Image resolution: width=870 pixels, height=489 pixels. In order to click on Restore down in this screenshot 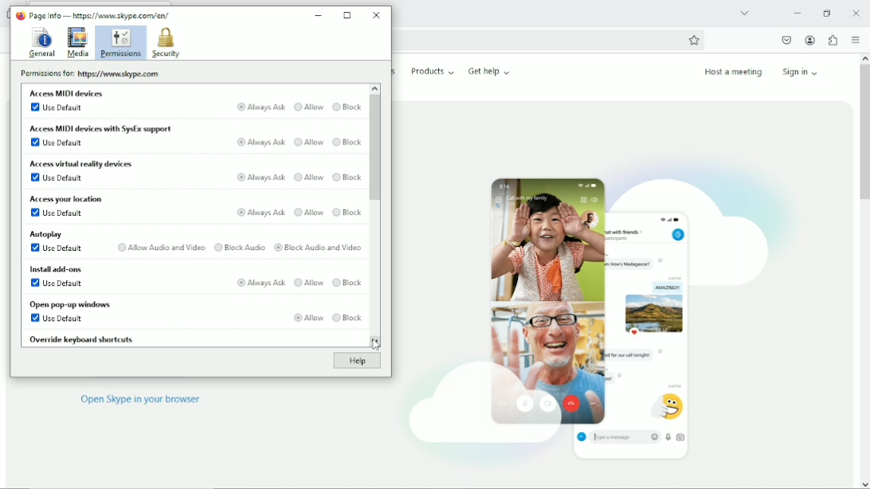, I will do `click(826, 13)`.